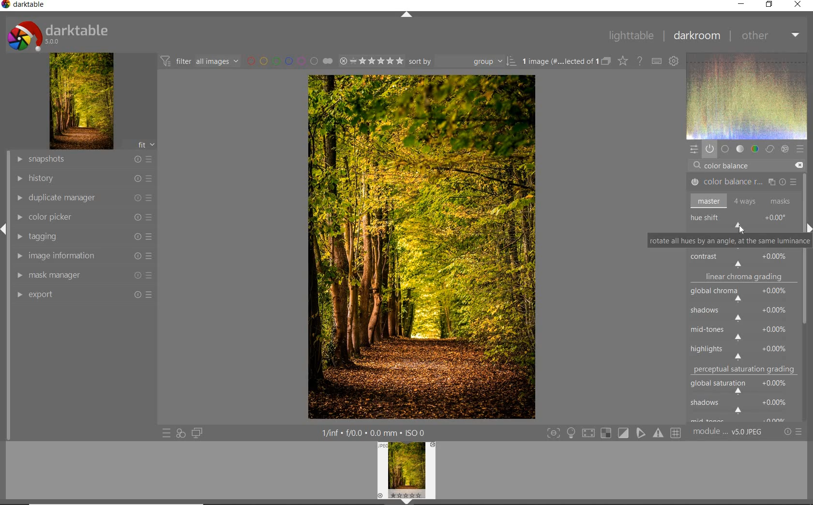 Image resolution: width=813 pixels, height=505 pixels. I want to click on image, so click(82, 101).